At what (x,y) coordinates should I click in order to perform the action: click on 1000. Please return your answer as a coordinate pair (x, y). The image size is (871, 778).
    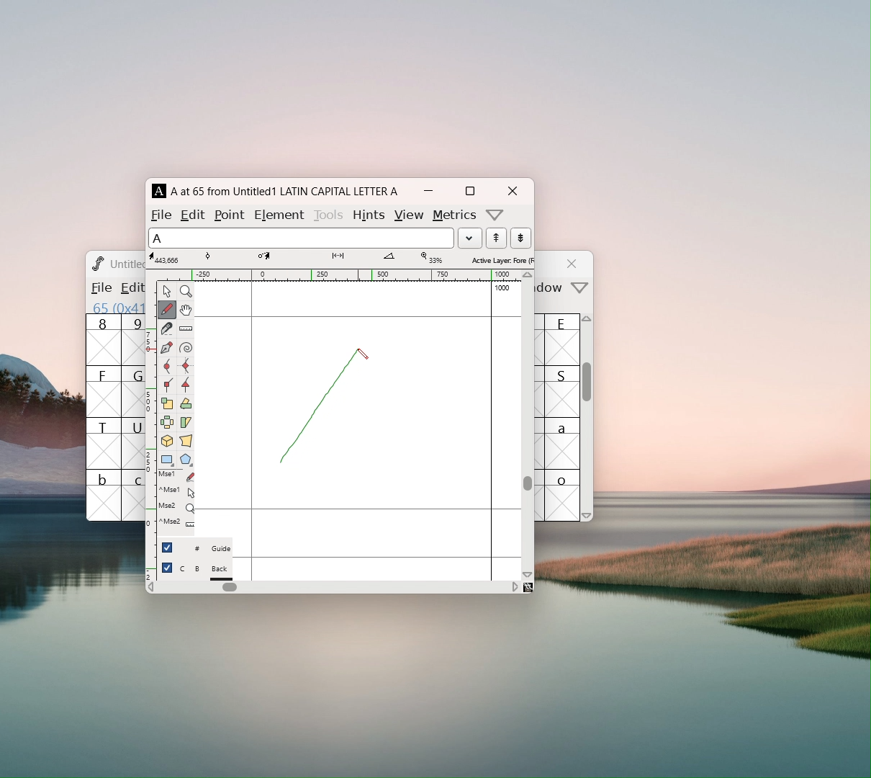
    Looking at the image, I should click on (504, 288).